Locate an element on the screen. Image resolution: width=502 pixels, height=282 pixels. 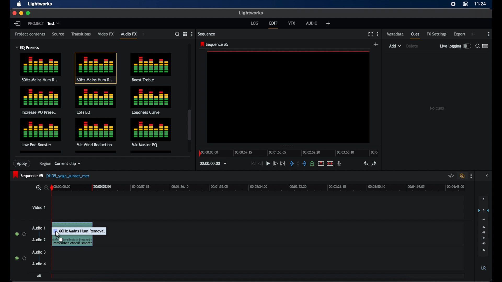
more options is located at coordinates (471, 176).